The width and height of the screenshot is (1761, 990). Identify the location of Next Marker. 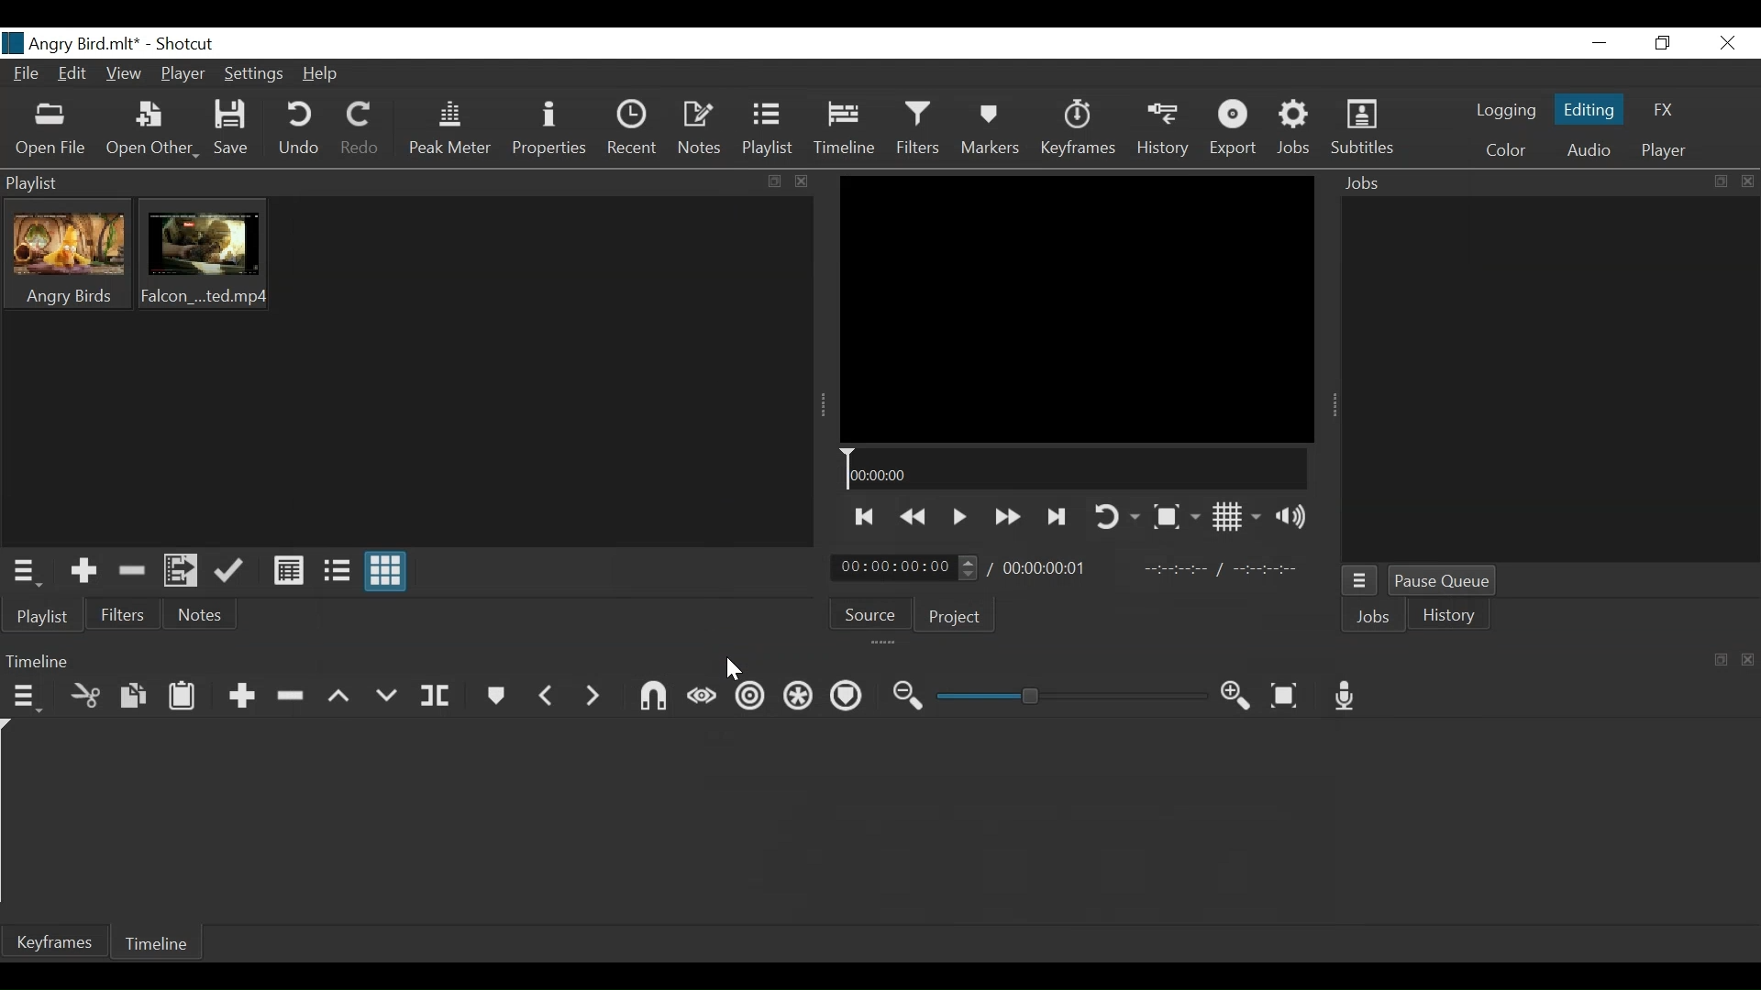
(597, 697).